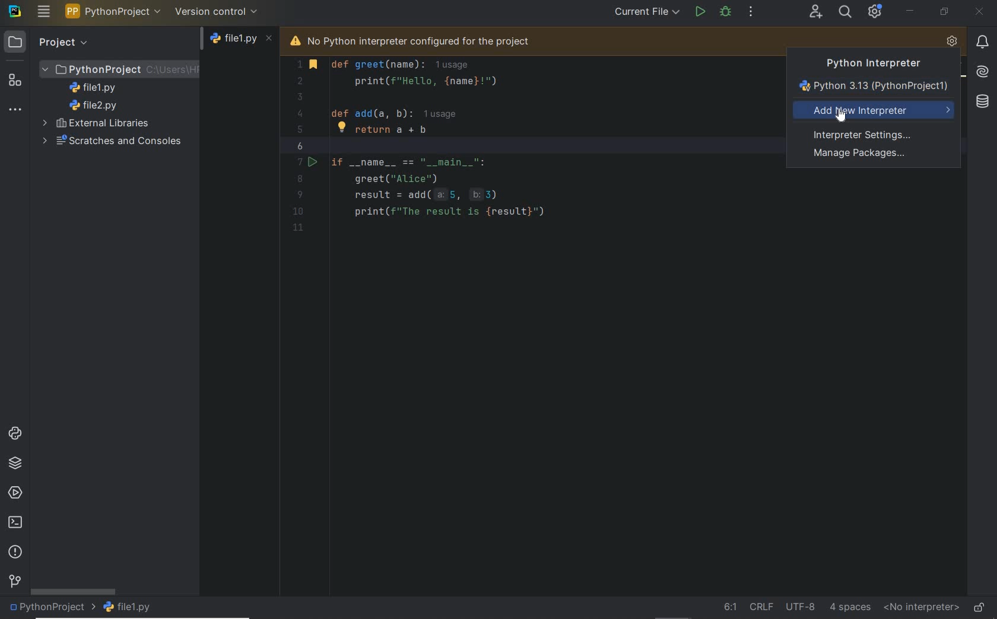  I want to click on project name, so click(52, 608).